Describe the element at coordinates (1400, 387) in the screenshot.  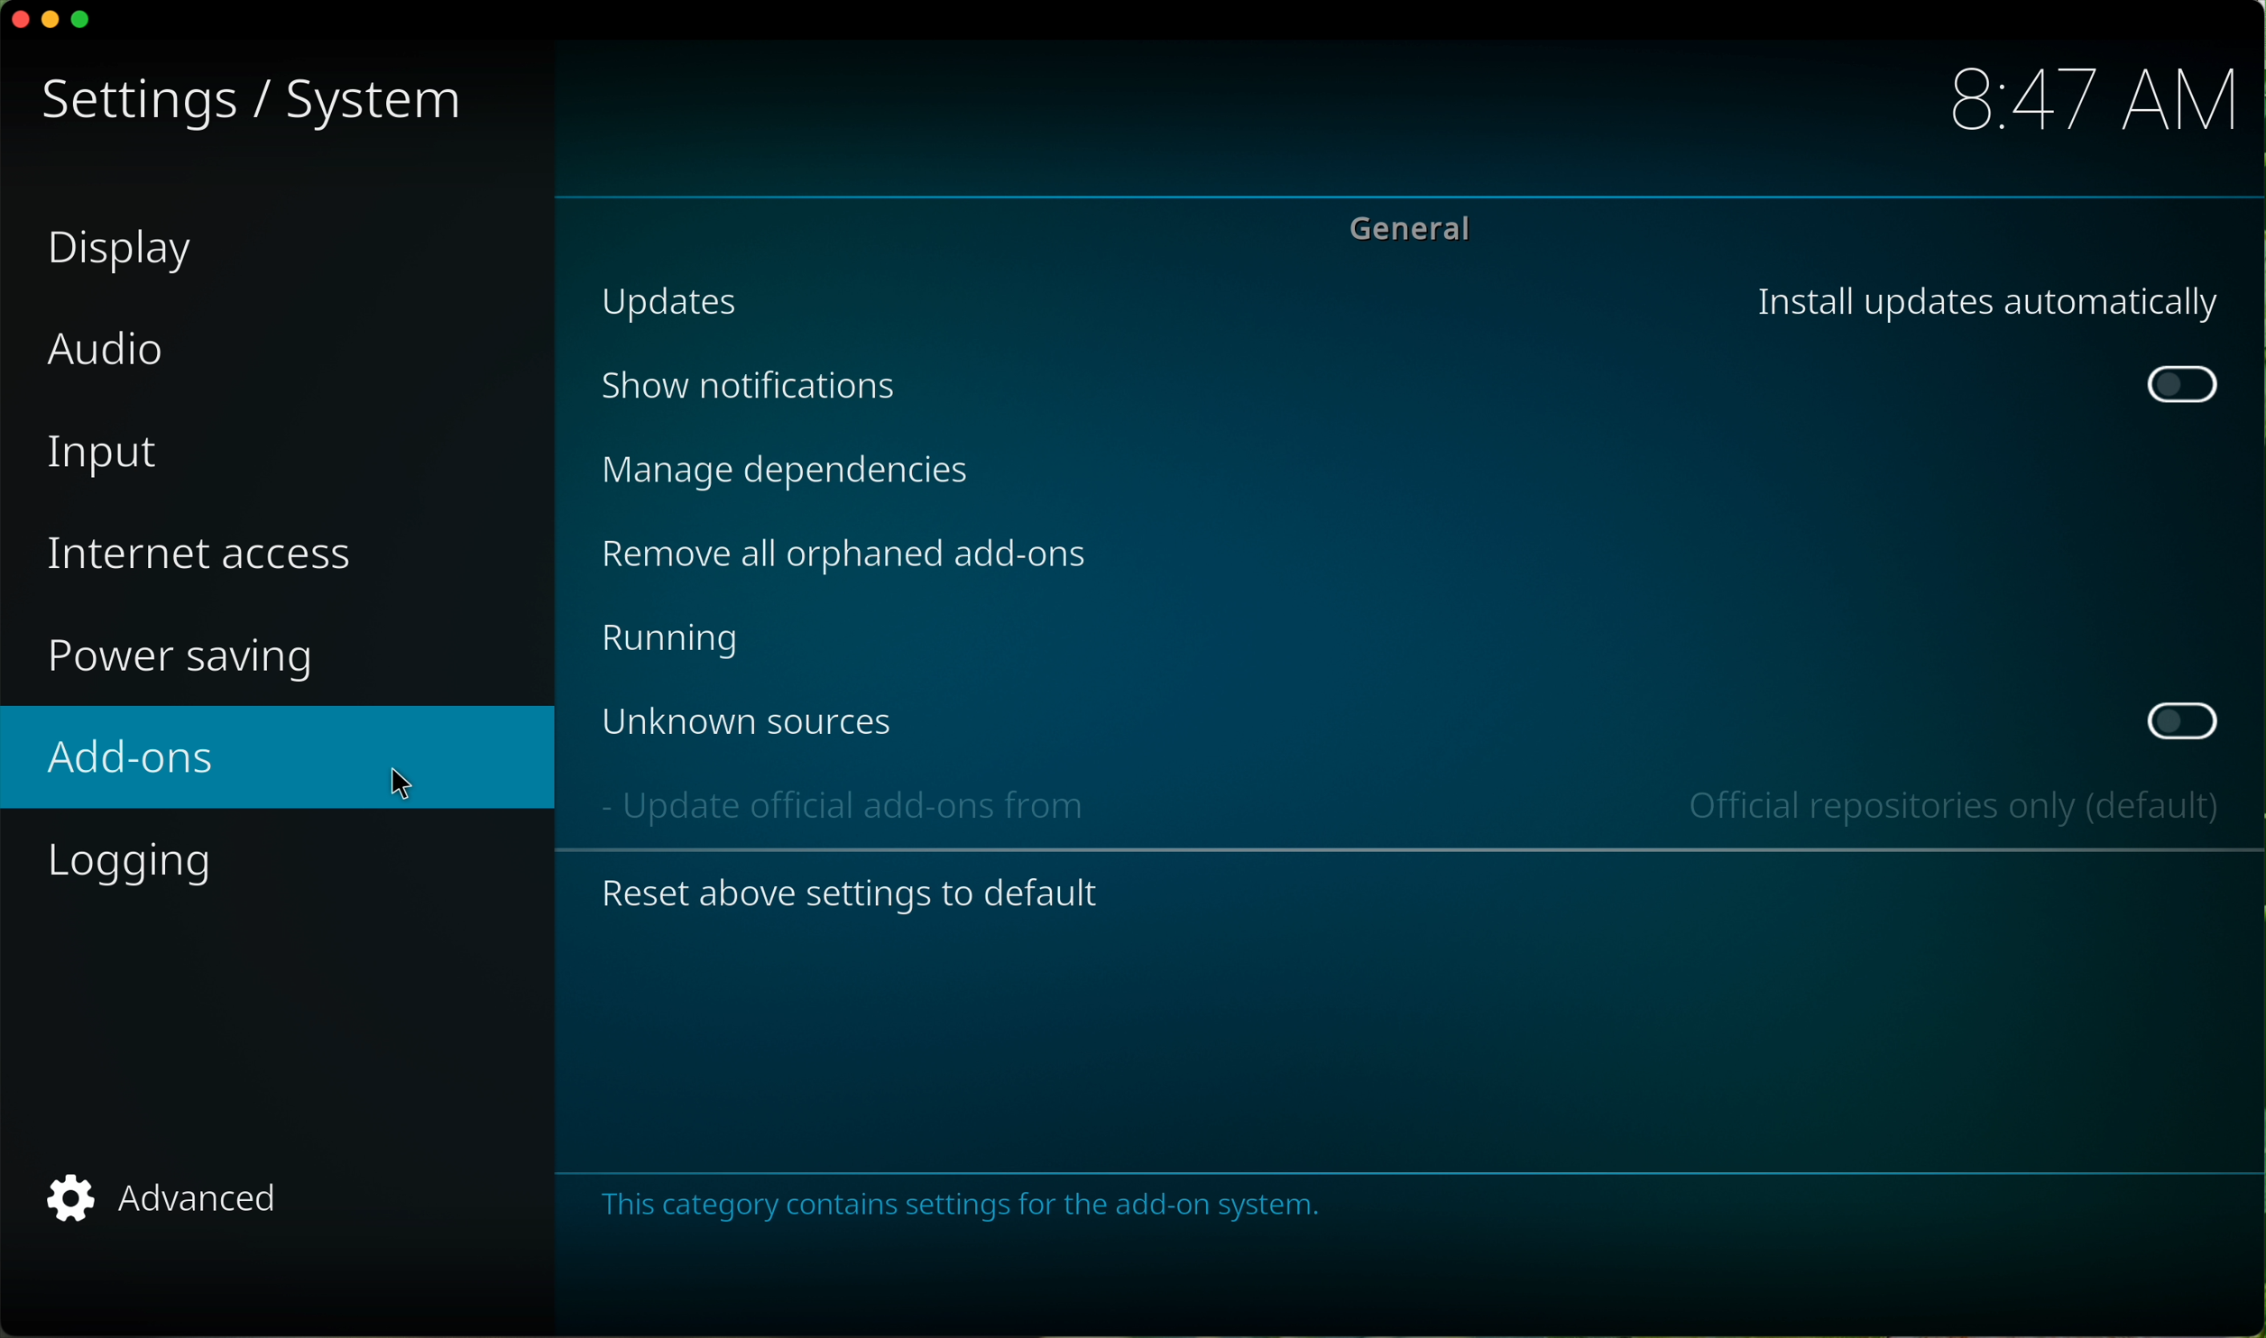
I see `Show notifications` at that location.